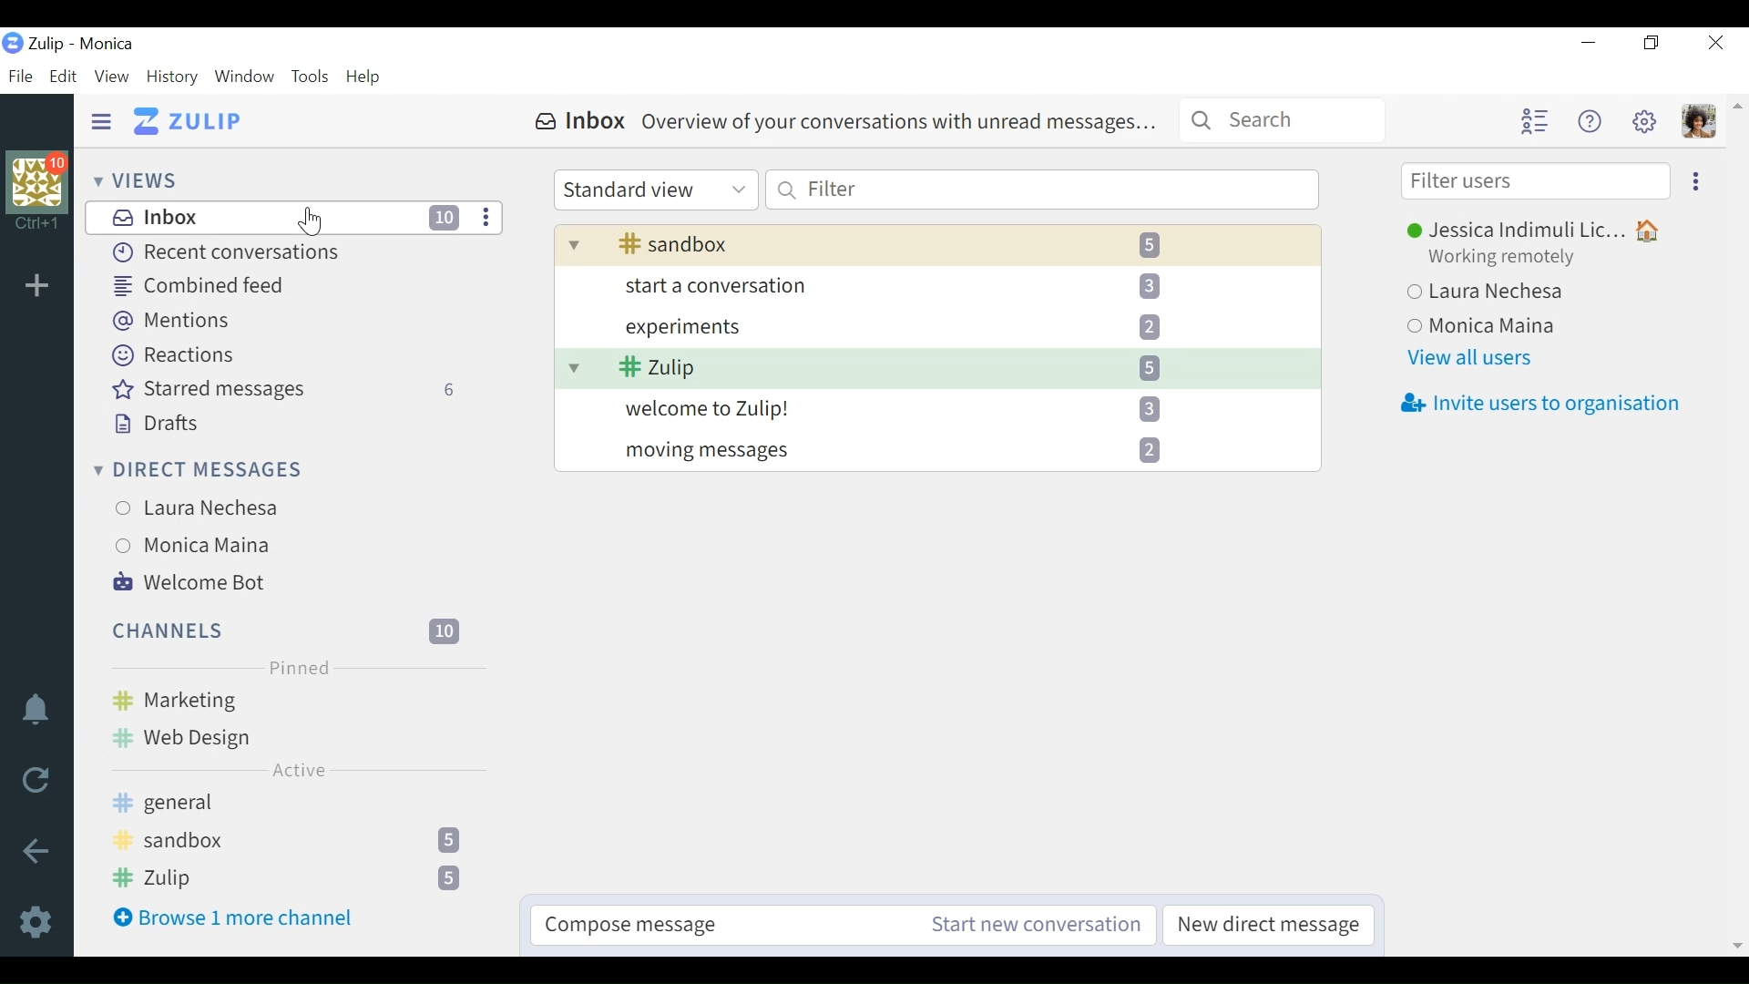 The image size is (1749, 984). I want to click on Overview of your conversation with unread messages, so click(936, 451).